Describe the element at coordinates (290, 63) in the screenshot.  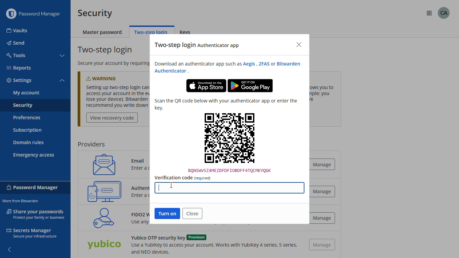
I see `Bitwarden` at that location.